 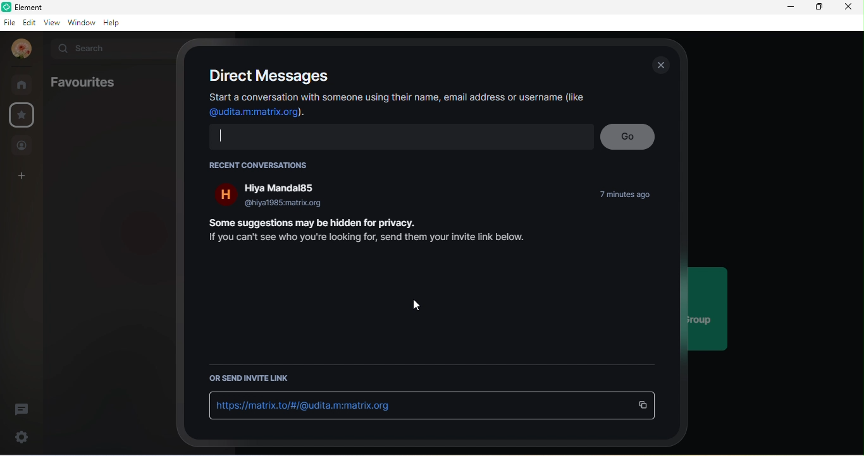 What do you see at coordinates (109, 50) in the screenshot?
I see `search` at bounding box center [109, 50].